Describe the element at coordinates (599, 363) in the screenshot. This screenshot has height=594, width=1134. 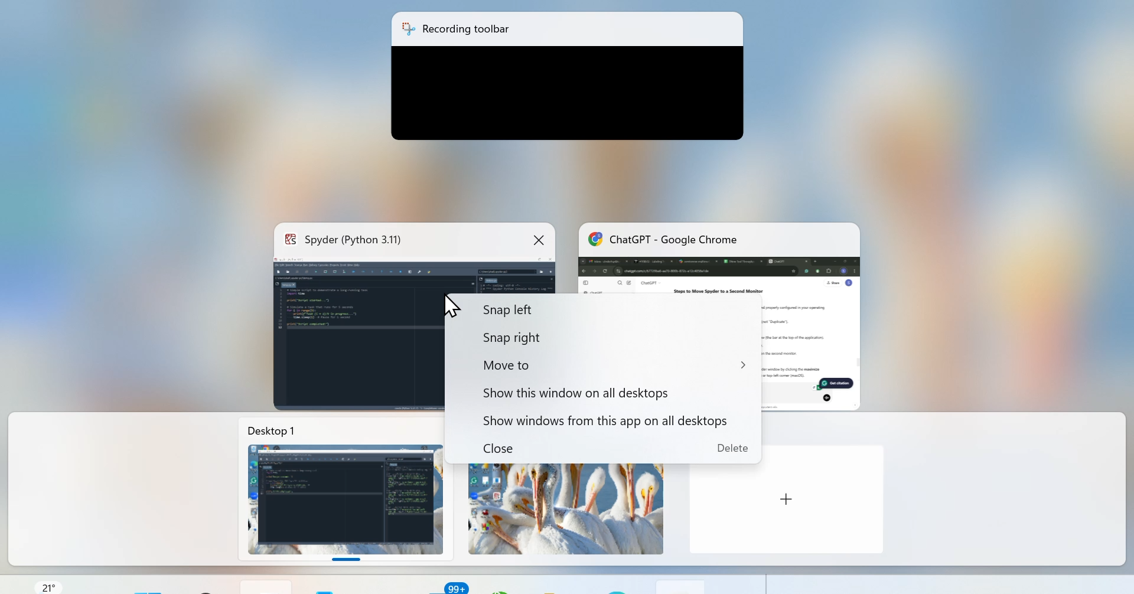
I see `Move to` at that location.